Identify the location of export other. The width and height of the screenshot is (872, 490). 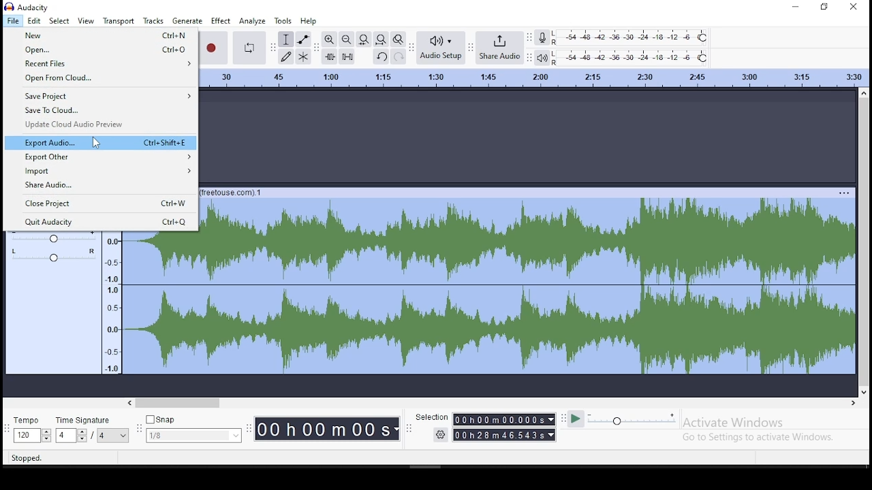
(101, 157).